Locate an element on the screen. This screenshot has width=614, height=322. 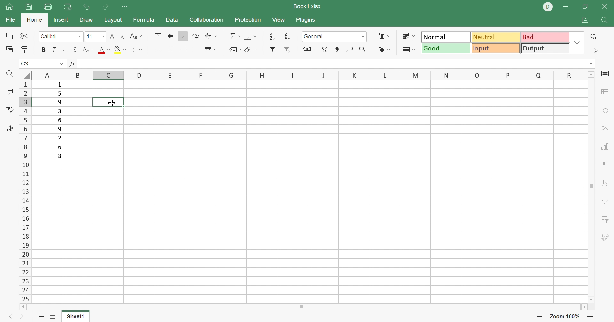
C3 is located at coordinates (26, 64).